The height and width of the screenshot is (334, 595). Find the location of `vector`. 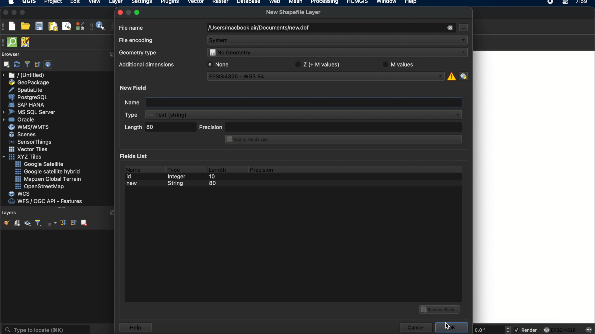

vector is located at coordinates (196, 2).